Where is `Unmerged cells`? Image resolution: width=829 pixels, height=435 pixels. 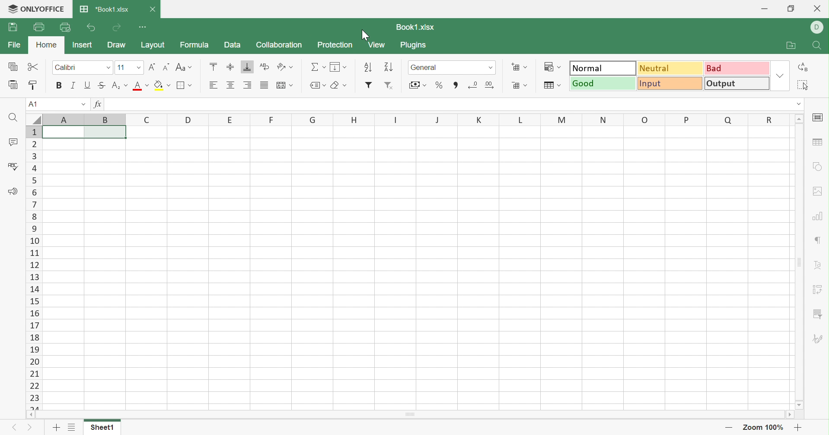 Unmerged cells is located at coordinates (85, 132).